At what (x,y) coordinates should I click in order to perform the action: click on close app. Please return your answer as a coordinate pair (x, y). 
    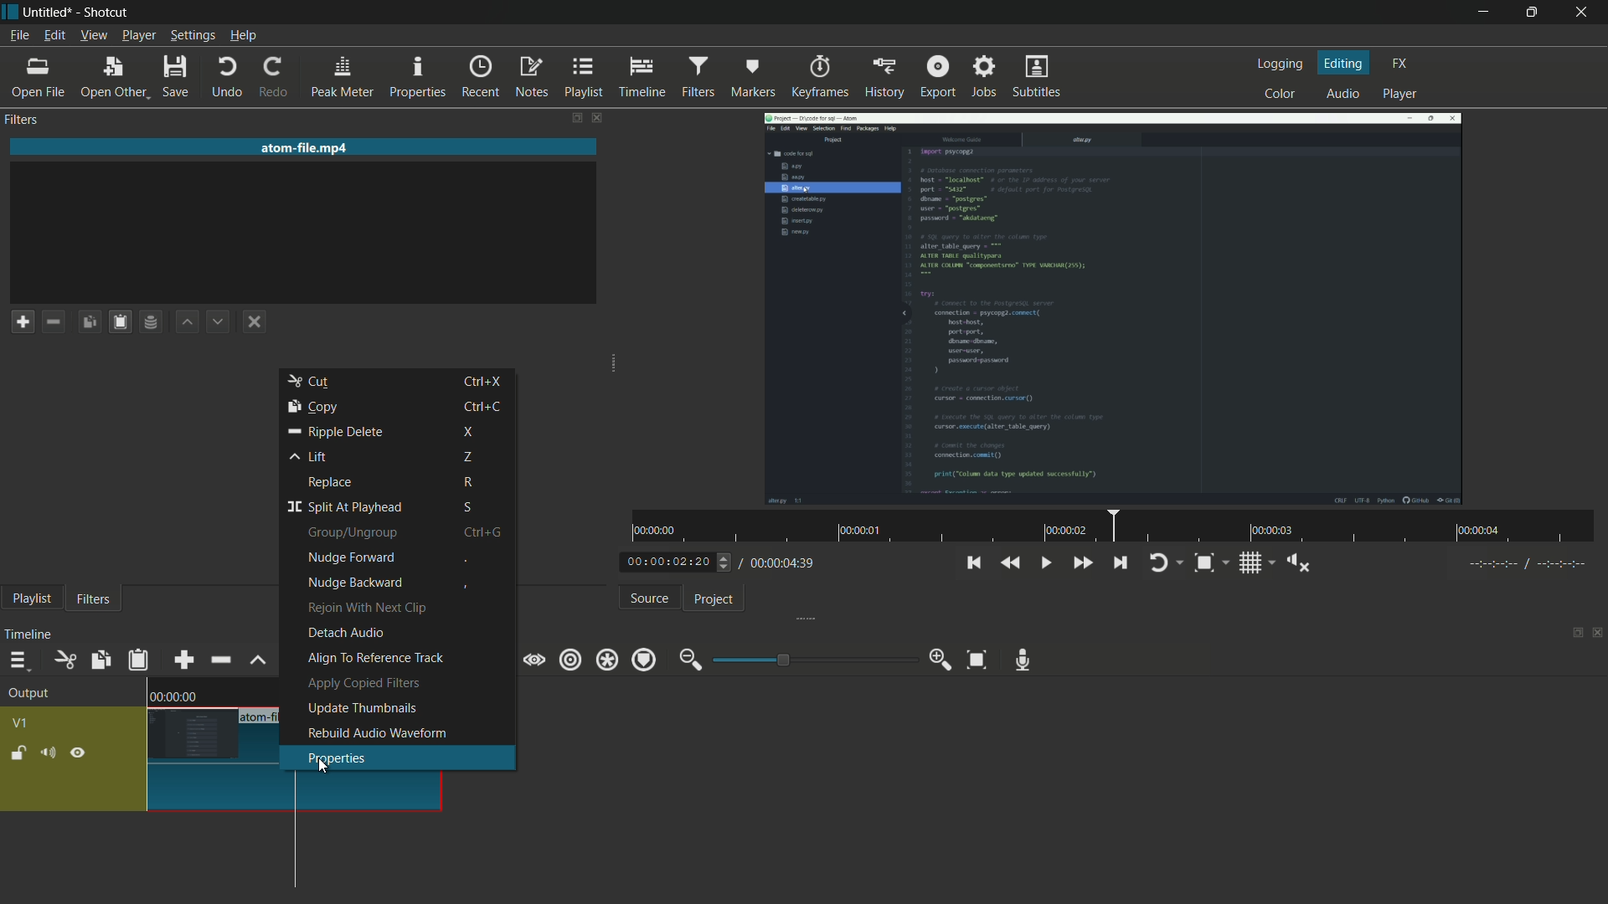
    Looking at the image, I should click on (1586, 13).